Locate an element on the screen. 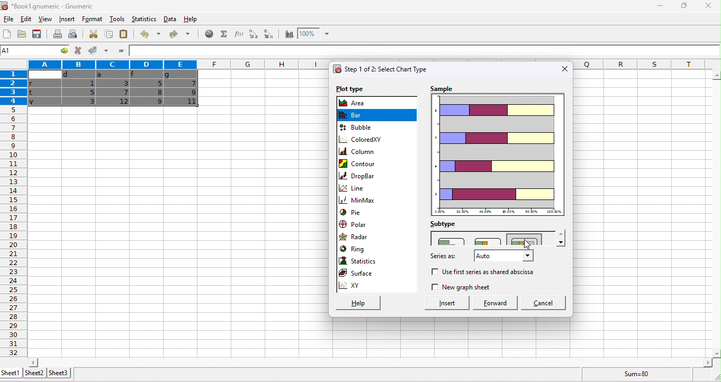 Image resolution: width=721 pixels, height=382 pixels. print preview is located at coordinates (75, 34).